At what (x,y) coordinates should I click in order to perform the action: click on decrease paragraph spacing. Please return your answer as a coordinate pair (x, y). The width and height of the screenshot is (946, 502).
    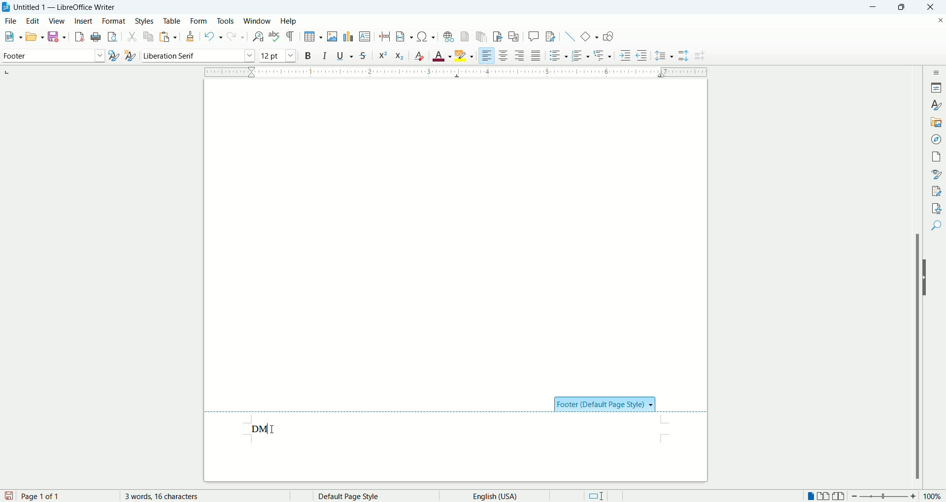
    Looking at the image, I should click on (700, 56).